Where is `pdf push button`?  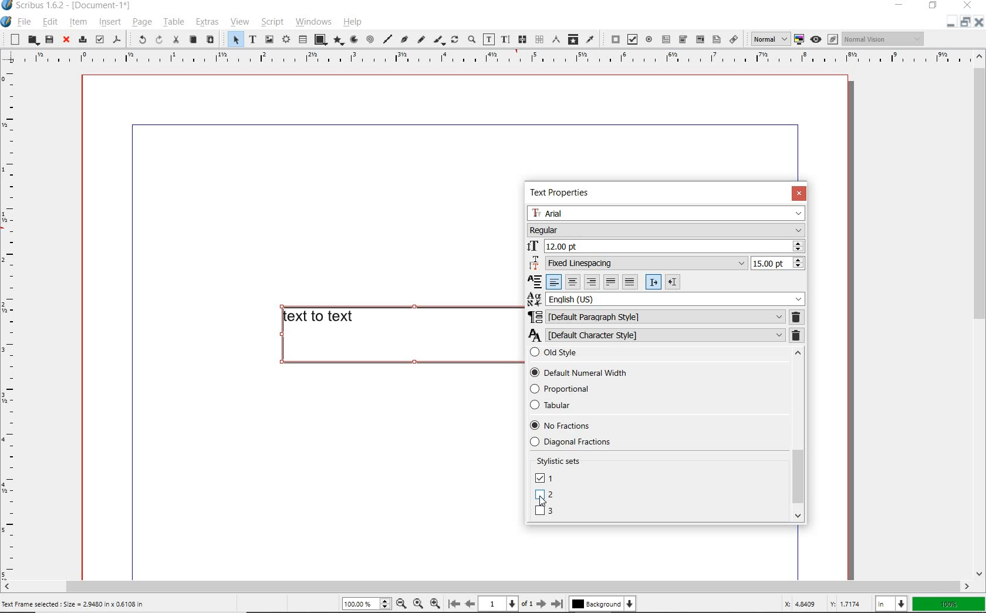
pdf push button is located at coordinates (613, 39).